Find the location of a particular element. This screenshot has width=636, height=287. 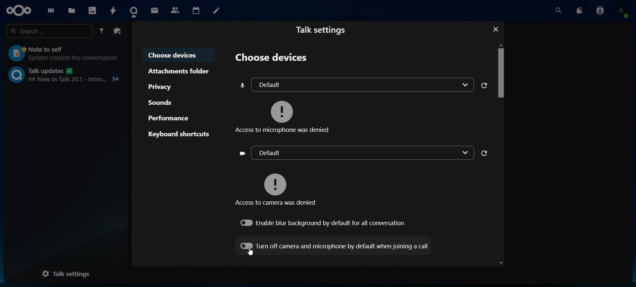

talk is located at coordinates (323, 30).